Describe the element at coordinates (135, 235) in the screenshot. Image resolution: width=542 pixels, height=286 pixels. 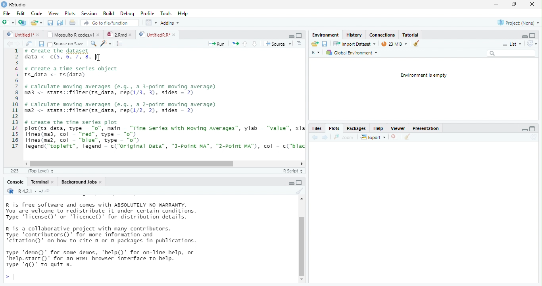
I see `R is free software and comes with ABSOLUTELY NO WARRANTY.
You are welcome to redistribute it under certain conditions.
Type 'Ticense()' or "Ticence()' for distribution details.

R is a collaborative project with many contributors.

Type contributors()’ for more information and

“citation()’ on how to cite R or R packages in publications.
Type "demo()’ for some demos, 'help()’ for on-Tine help, or
*help.start()’ for an HTML browser interface to help.

Type 'q()’ to quit R.` at that location.